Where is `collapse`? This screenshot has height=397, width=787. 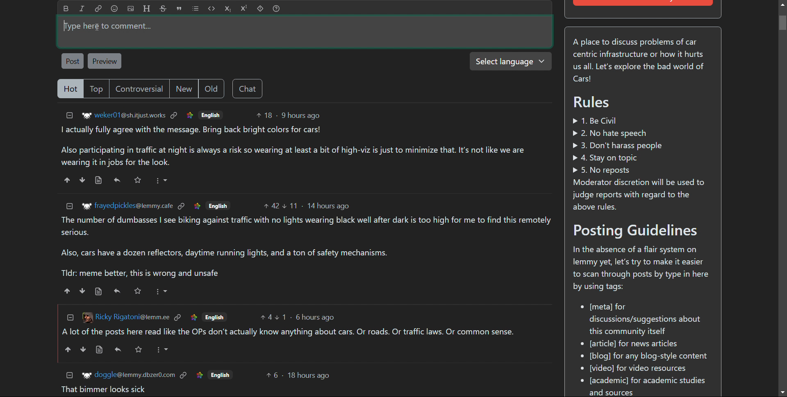
collapse is located at coordinates (70, 206).